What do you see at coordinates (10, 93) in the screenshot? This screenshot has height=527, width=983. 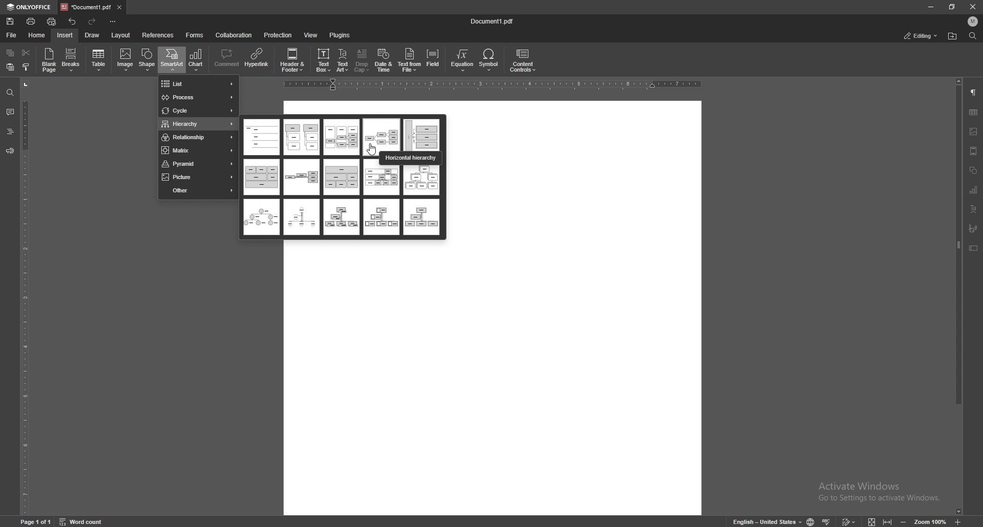 I see `find` at bounding box center [10, 93].